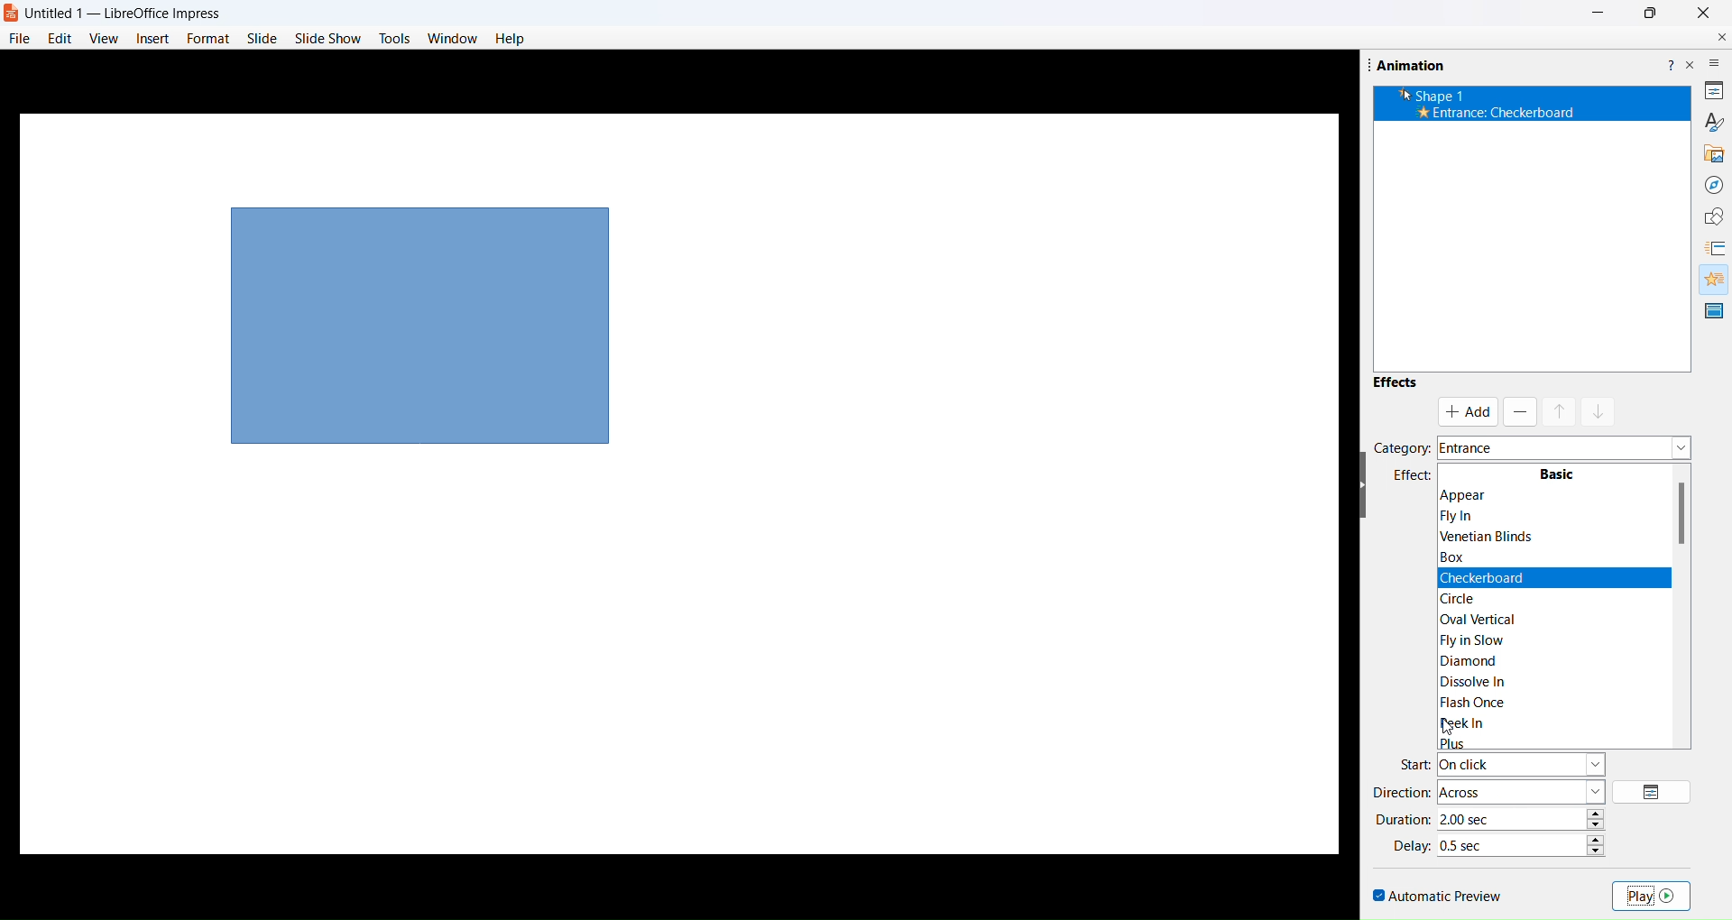 Image resolution: width=1732 pixels, height=920 pixels. I want to click on start, so click(1414, 762).